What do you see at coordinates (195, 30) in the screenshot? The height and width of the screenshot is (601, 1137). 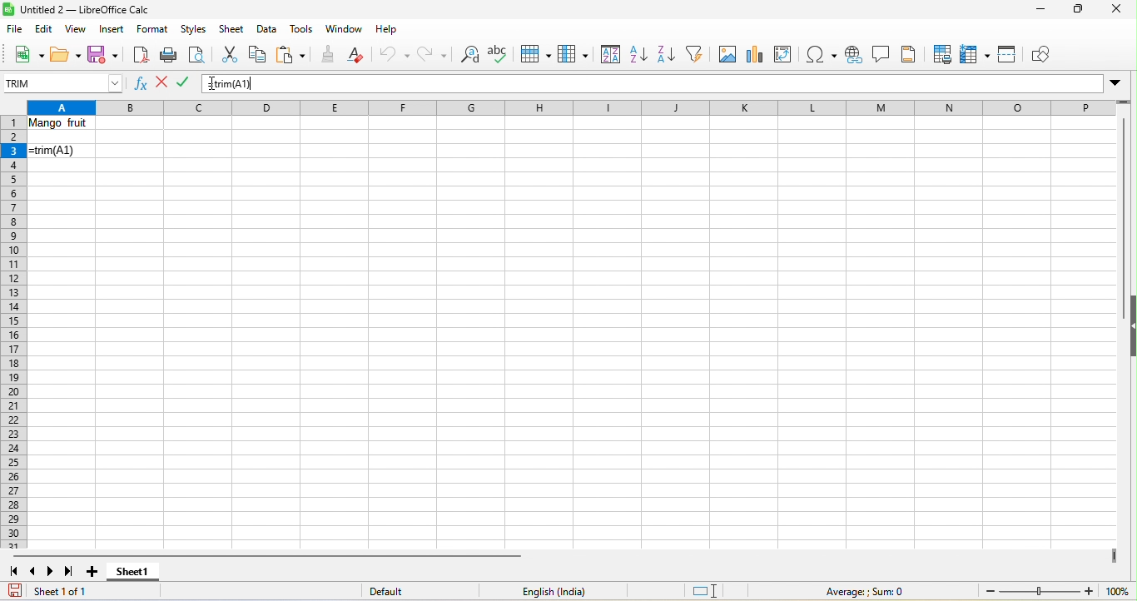 I see `styles` at bounding box center [195, 30].